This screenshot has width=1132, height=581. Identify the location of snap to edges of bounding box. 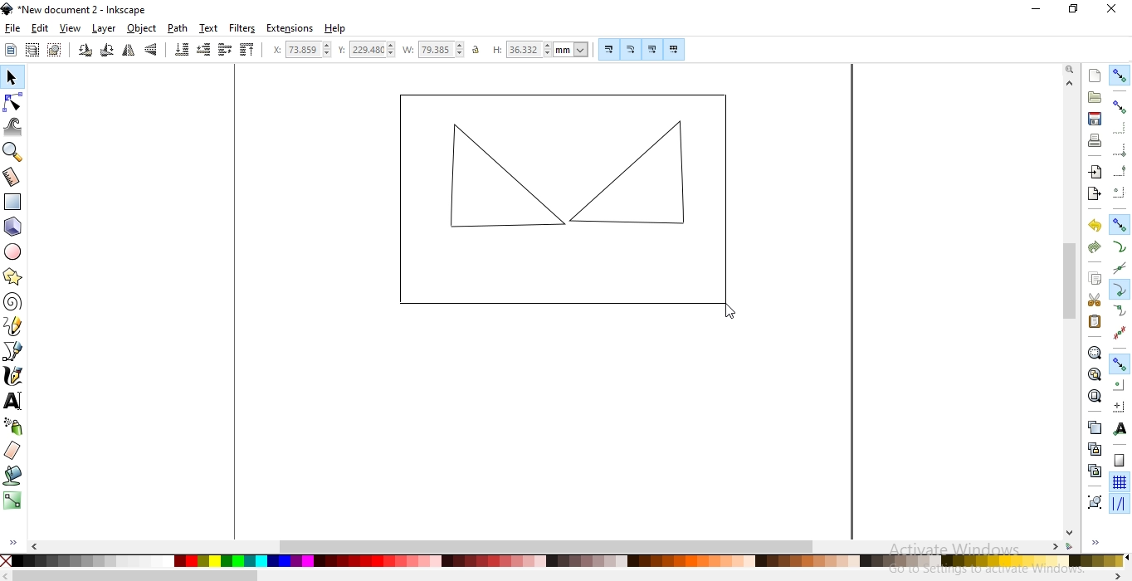
(1119, 126).